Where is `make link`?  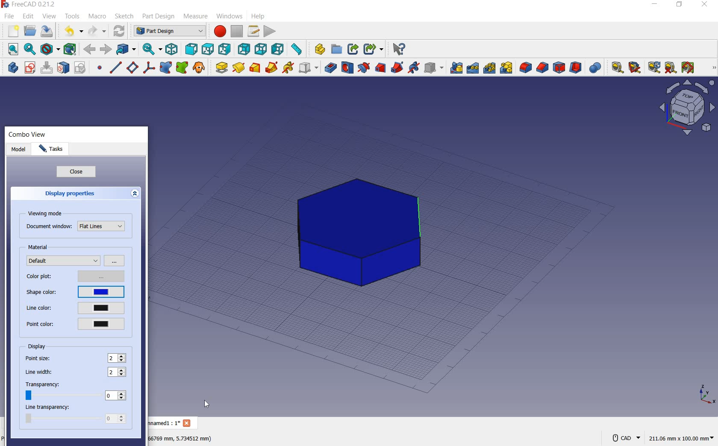
make link is located at coordinates (351, 50).